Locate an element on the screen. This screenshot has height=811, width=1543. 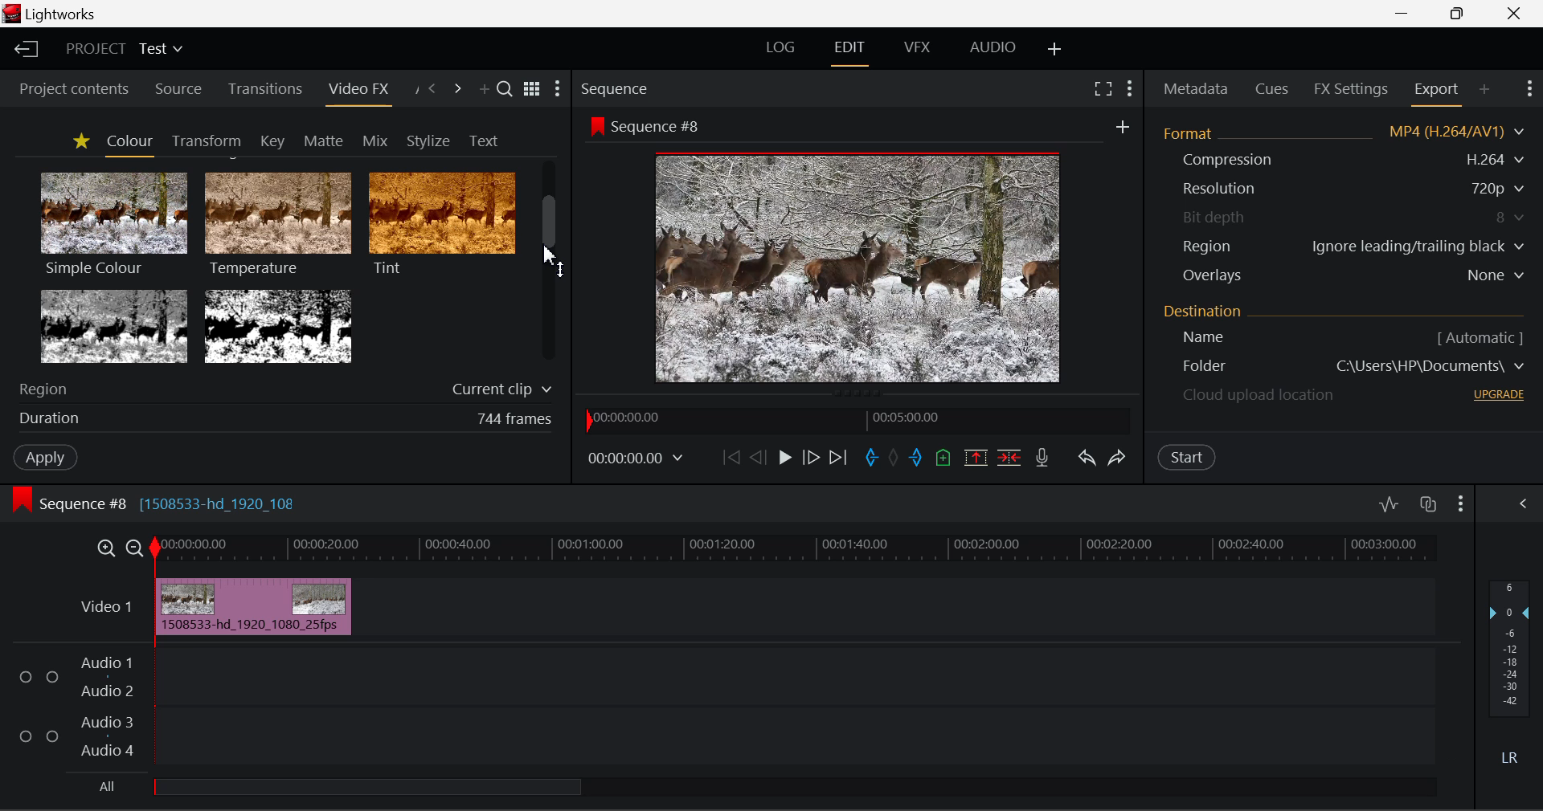
Toggle auto track sync is located at coordinates (1428, 504).